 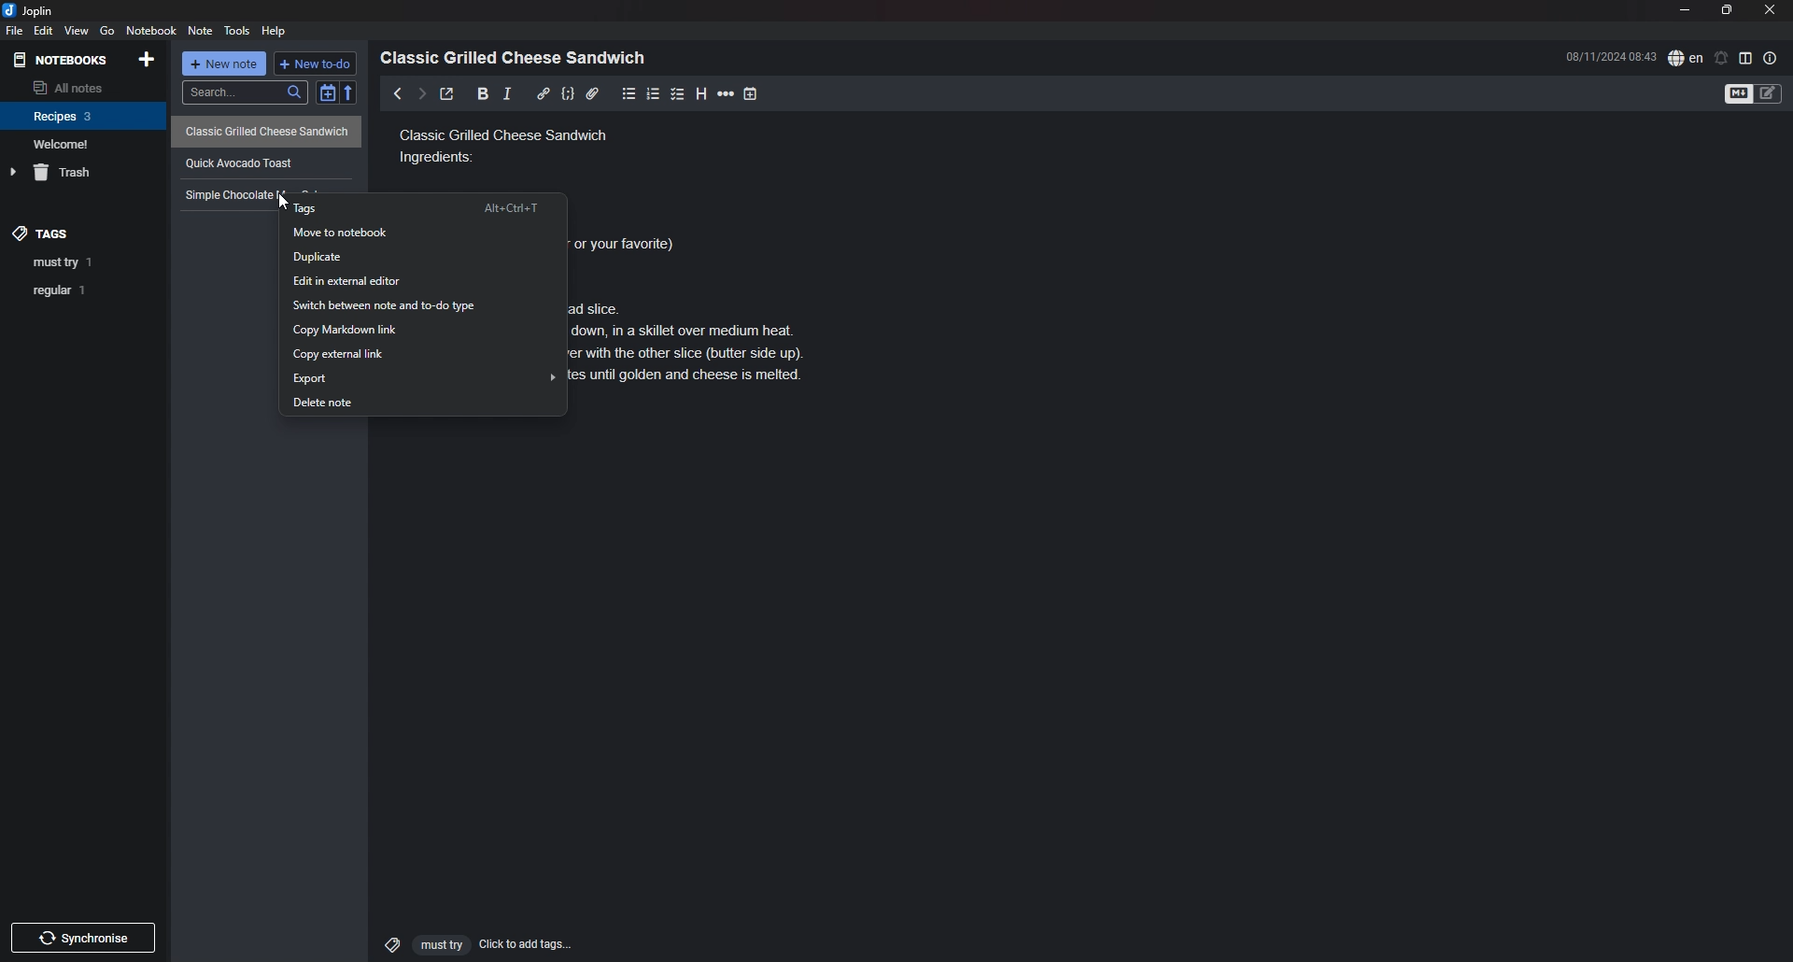 What do you see at coordinates (518, 58) in the screenshot?
I see `heading` at bounding box center [518, 58].